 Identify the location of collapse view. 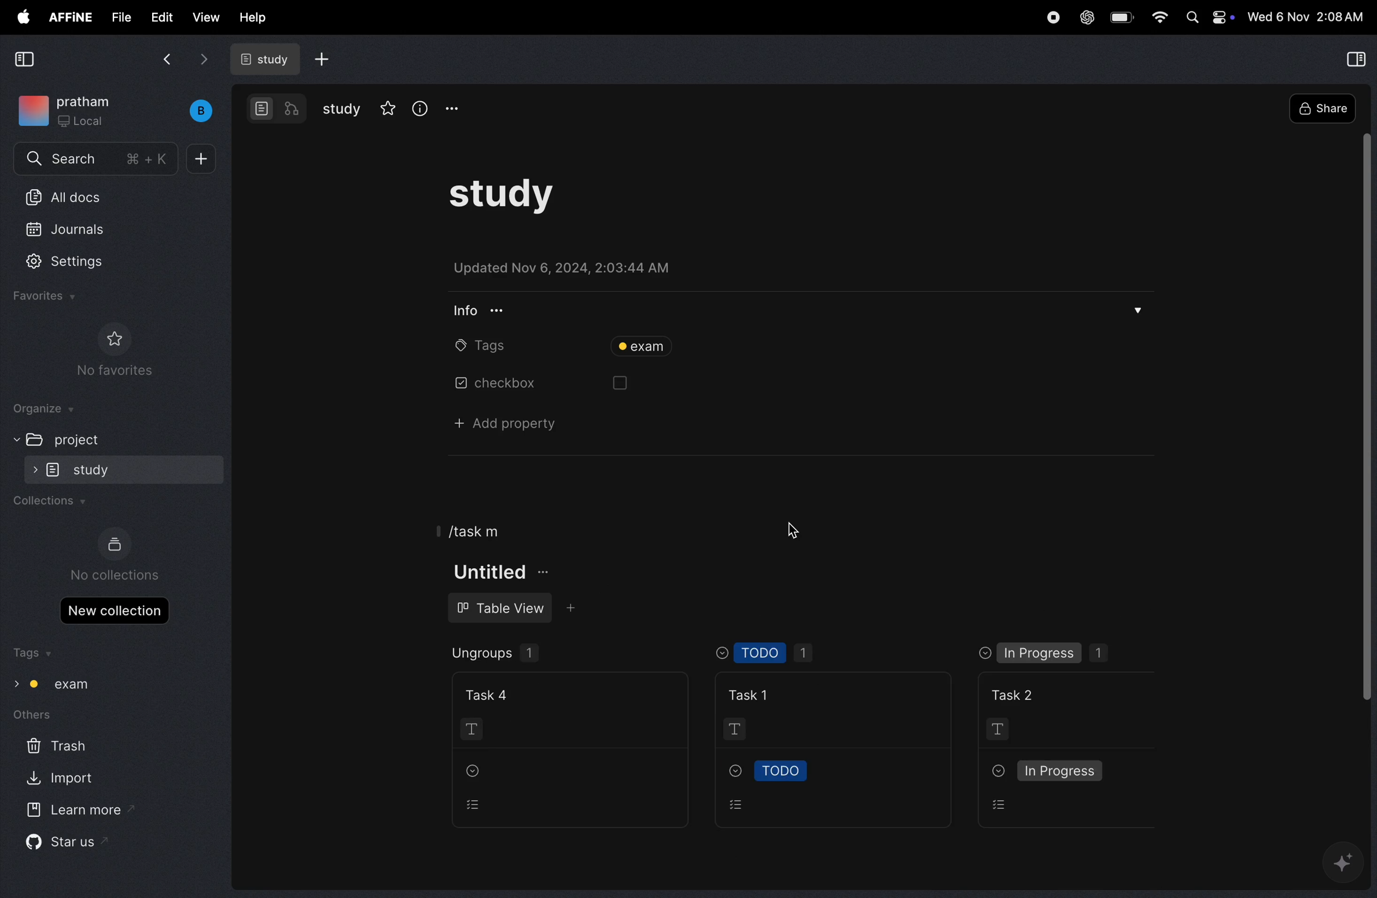
(27, 58).